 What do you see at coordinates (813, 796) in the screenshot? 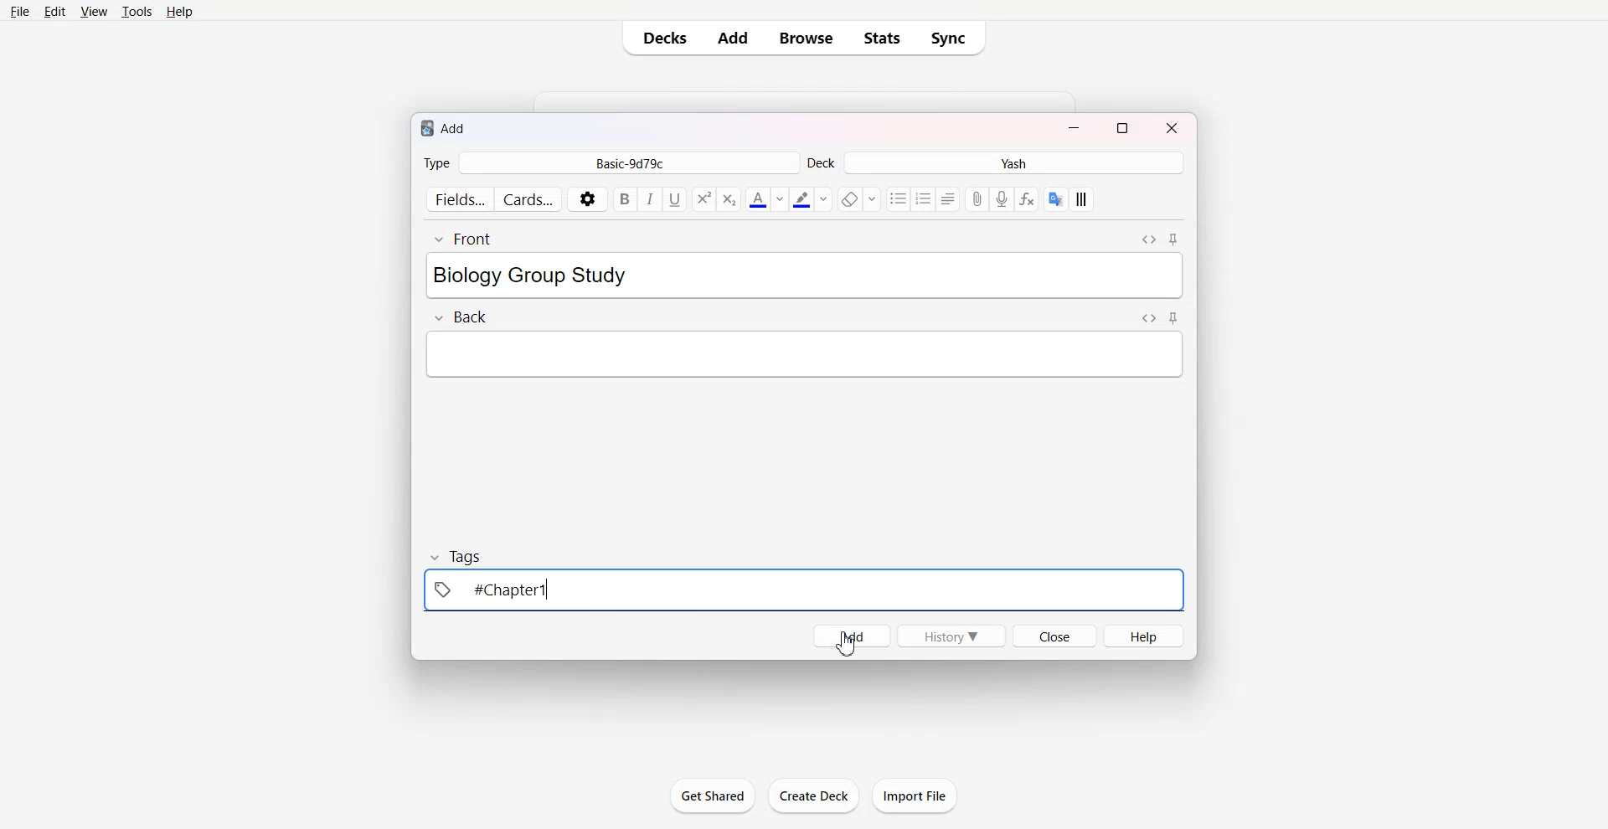
I see `Create Deck` at bounding box center [813, 796].